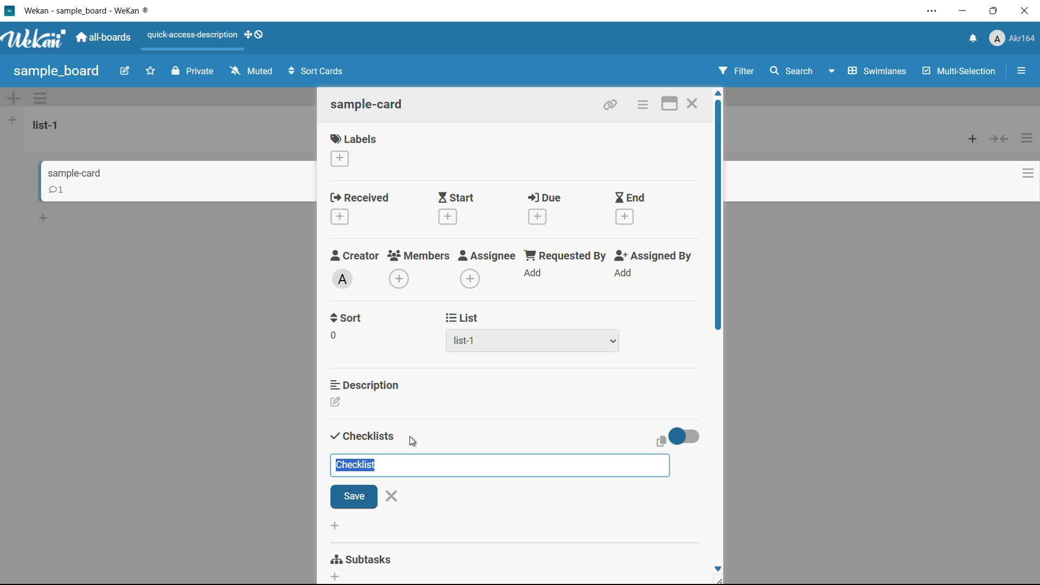 This screenshot has width=1040, height=585. What do you see at coordinates (996, 11) in the screenshot?
I see `maximize` at bounding box center [996, 11].